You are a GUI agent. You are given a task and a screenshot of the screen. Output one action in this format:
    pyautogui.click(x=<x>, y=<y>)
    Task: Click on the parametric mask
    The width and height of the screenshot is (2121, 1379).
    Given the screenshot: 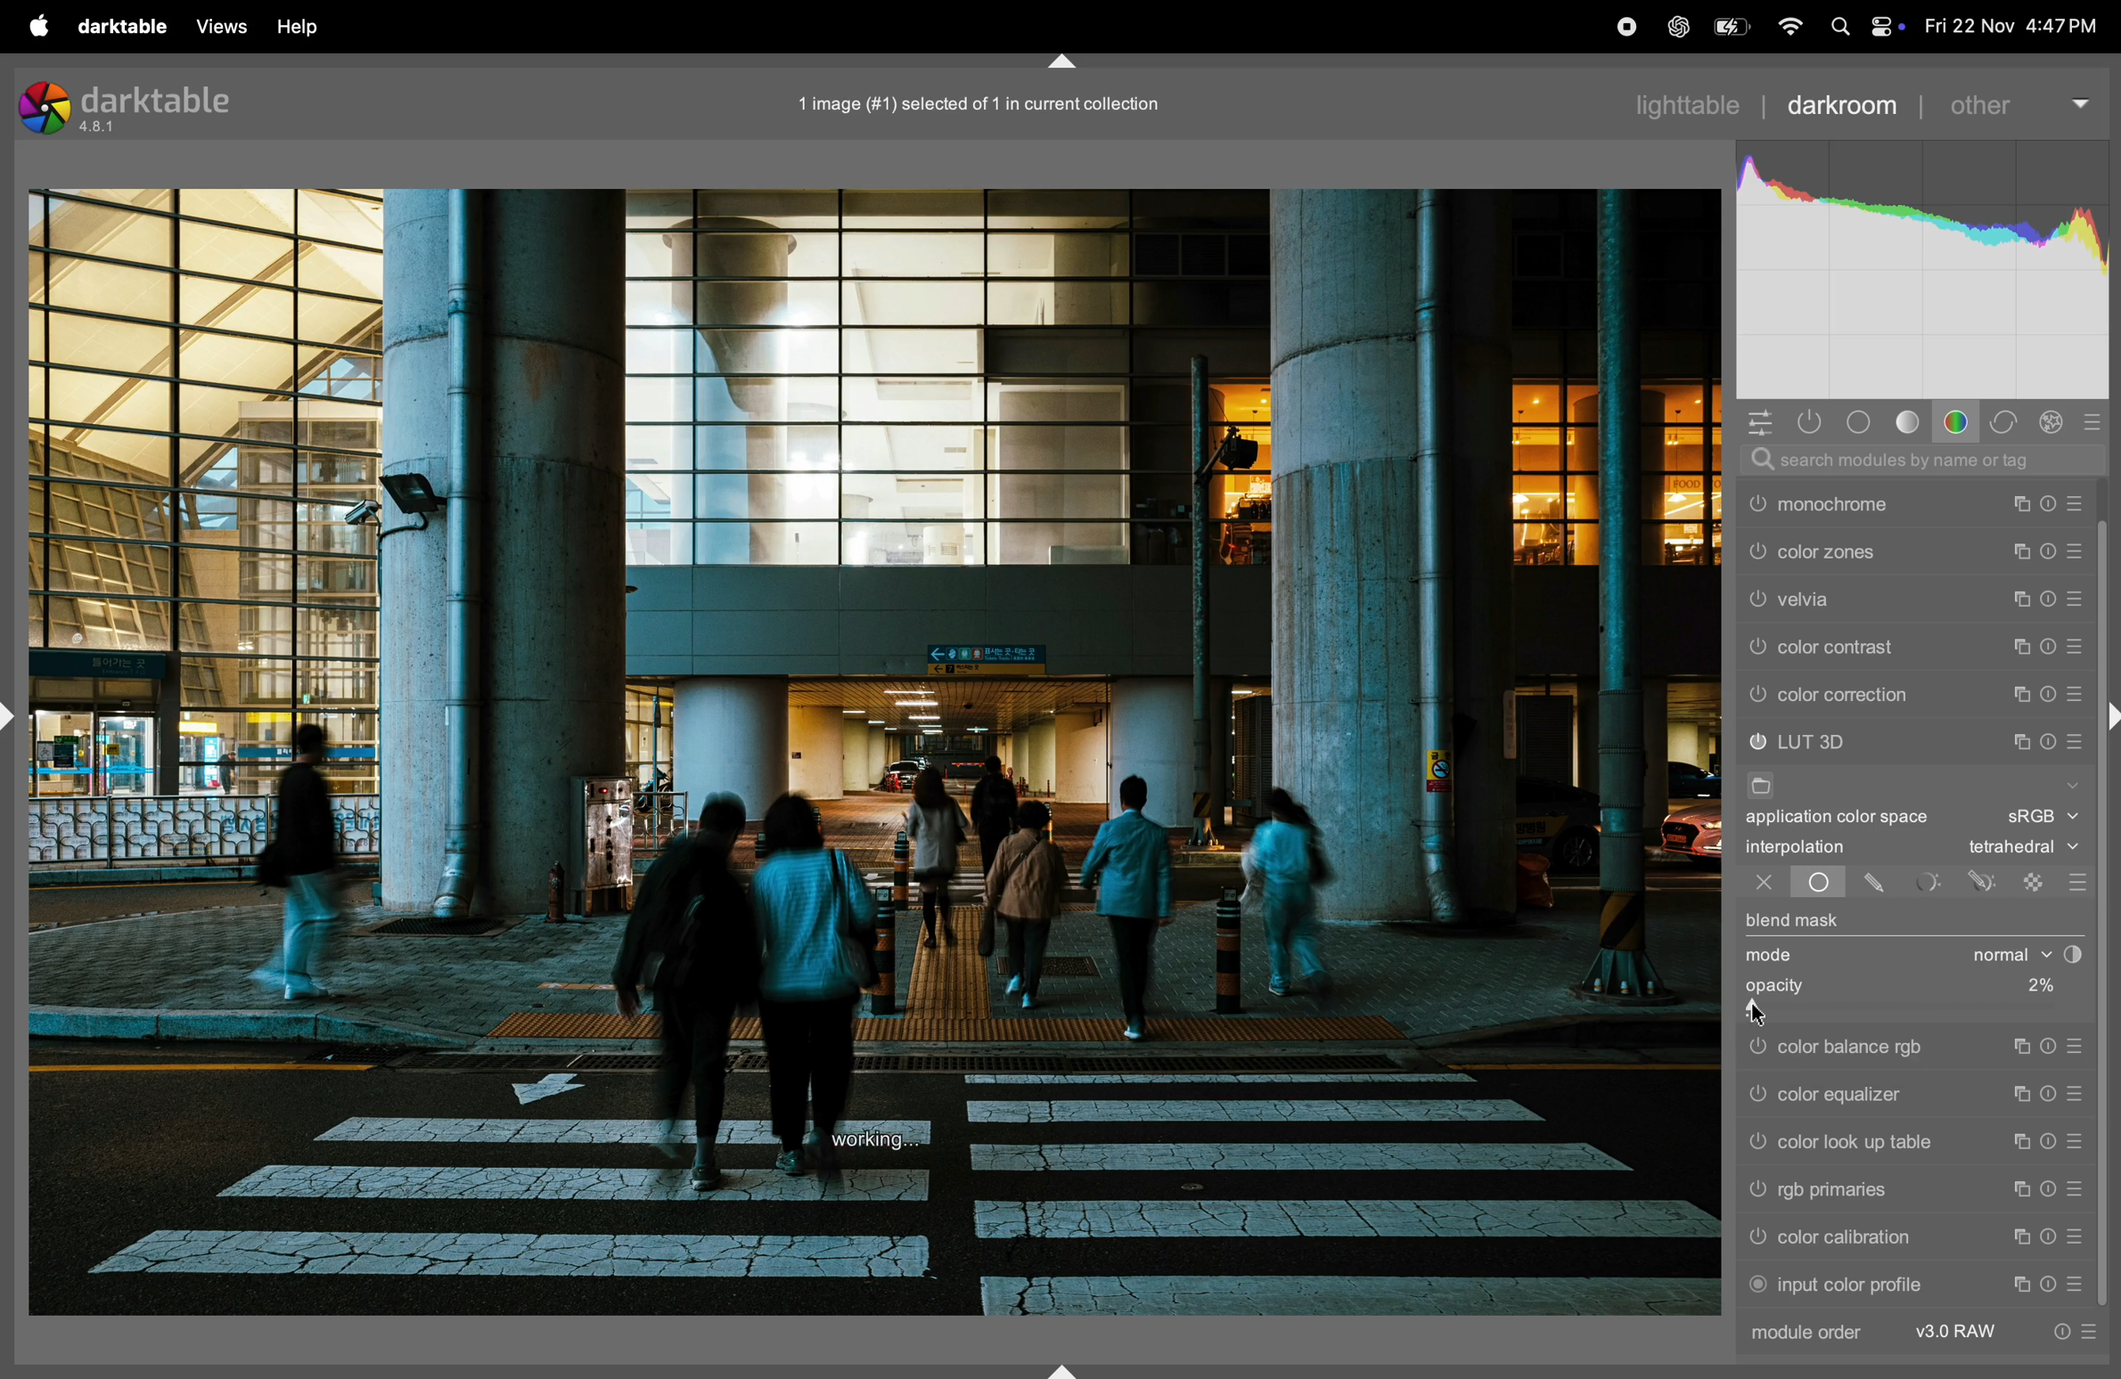 What is the action you would take?
    pyautogui.click(x=1929, y=882)
    